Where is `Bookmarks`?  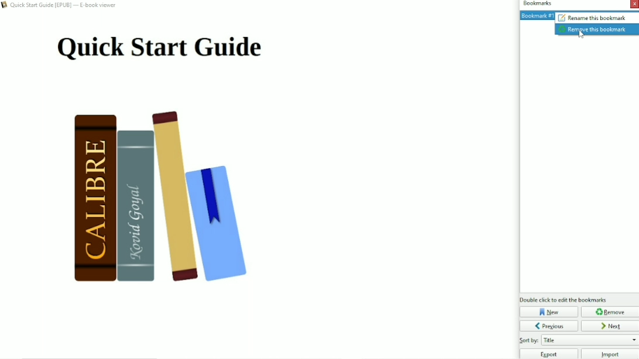
Bookmarks is located at coordinates (540, 4).